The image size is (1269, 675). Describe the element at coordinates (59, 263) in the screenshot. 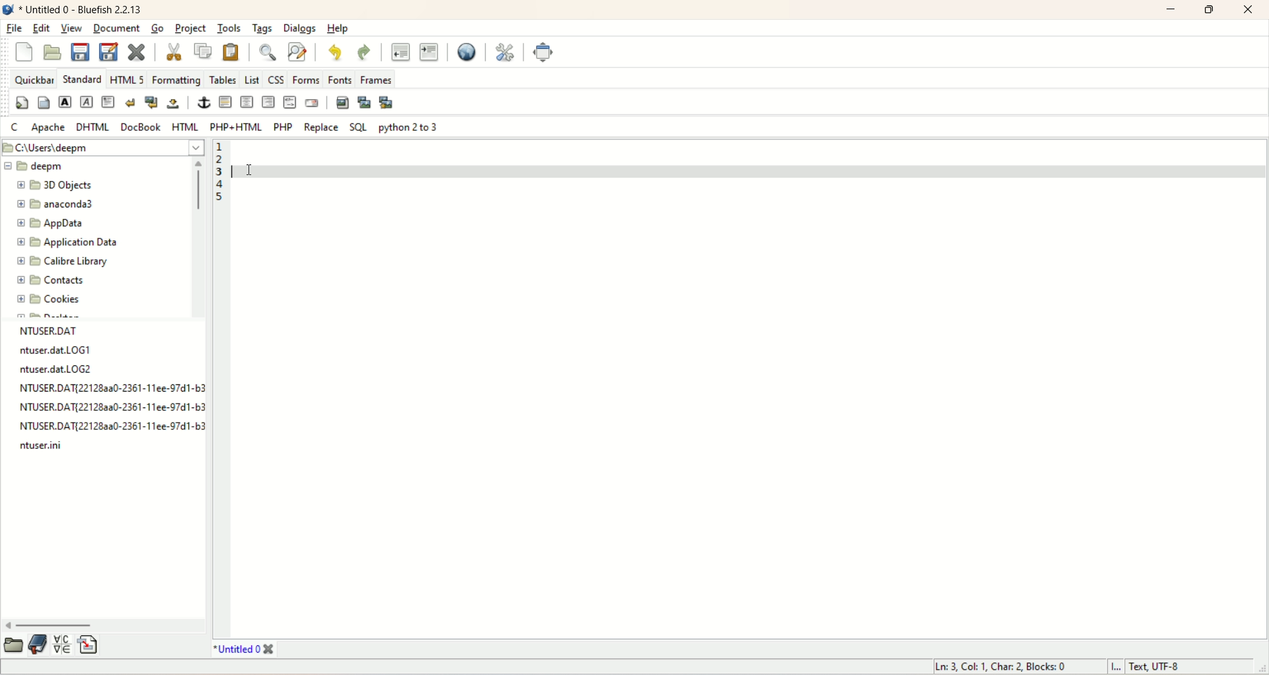

I see `calibre` at that location.